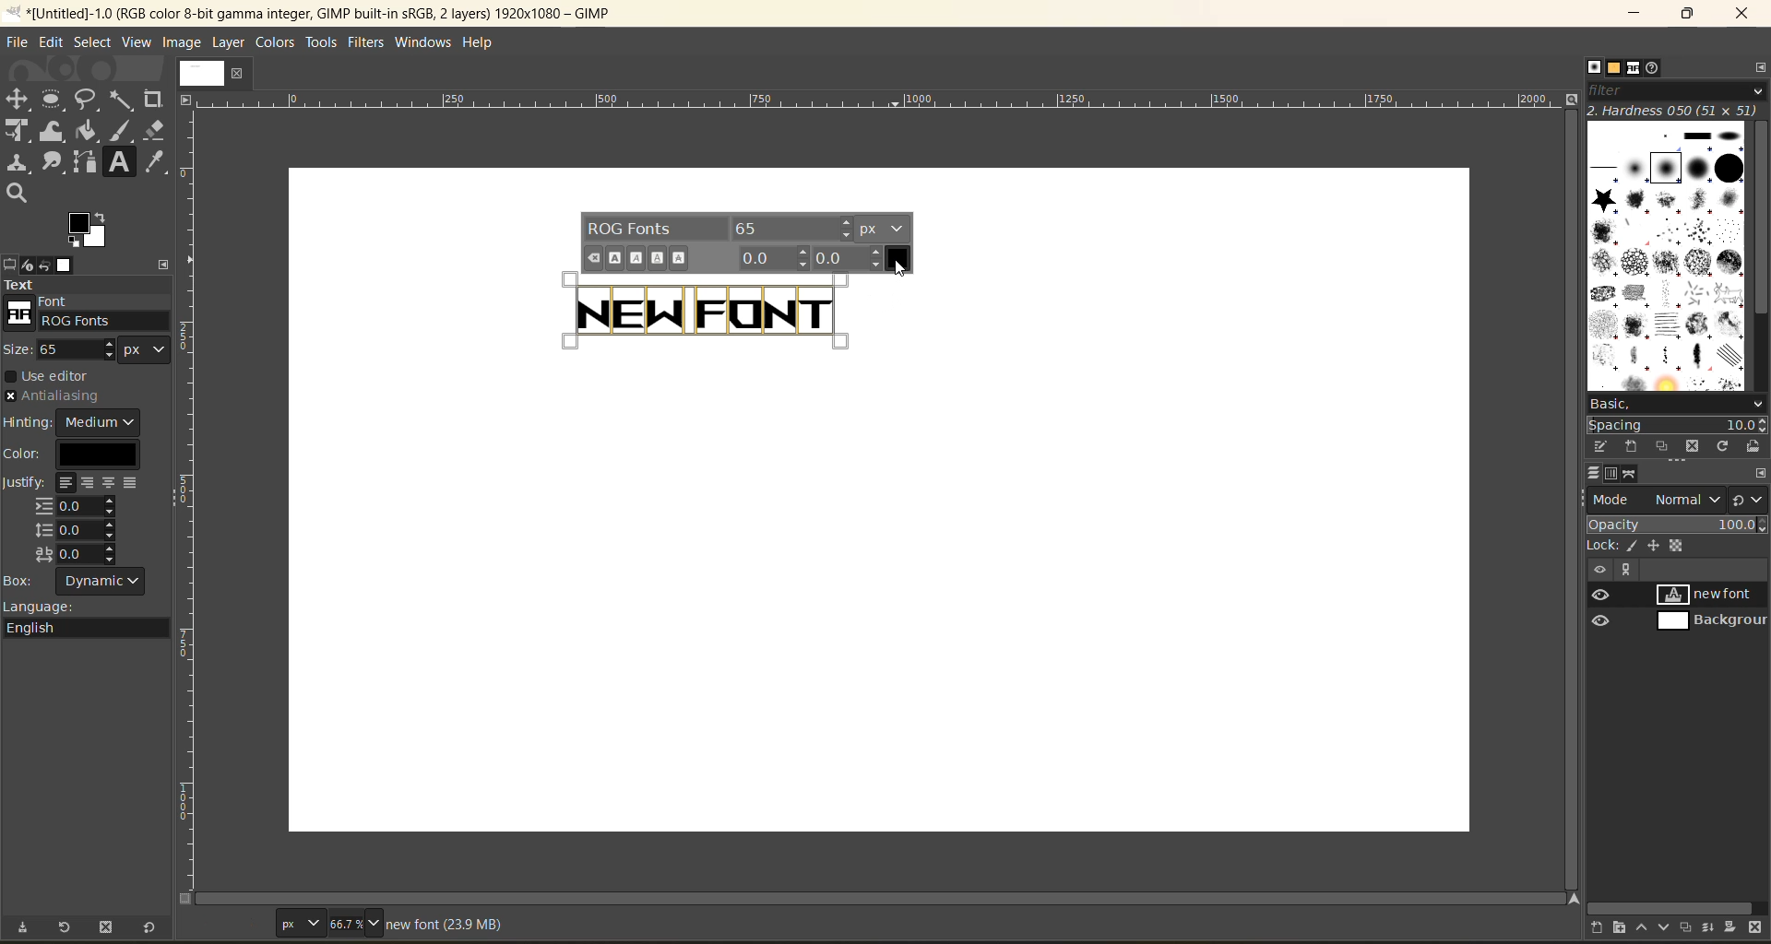 The width and height of the screenshot is (1771, 944). What do you see at coordinates (1688, 926) in the screenshot?
I see `create a duplicate` at bounding box center [1688, 926].